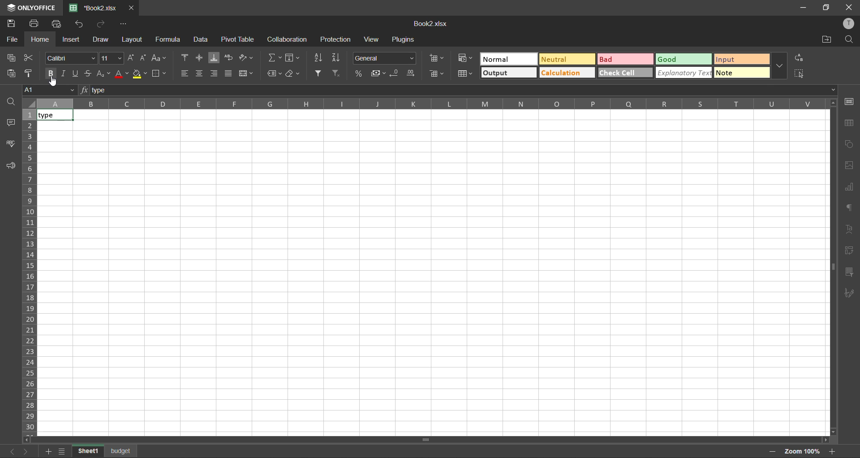  Describe the element at coordinates (112, 58) in the screenshot. I see `font size` at that location.